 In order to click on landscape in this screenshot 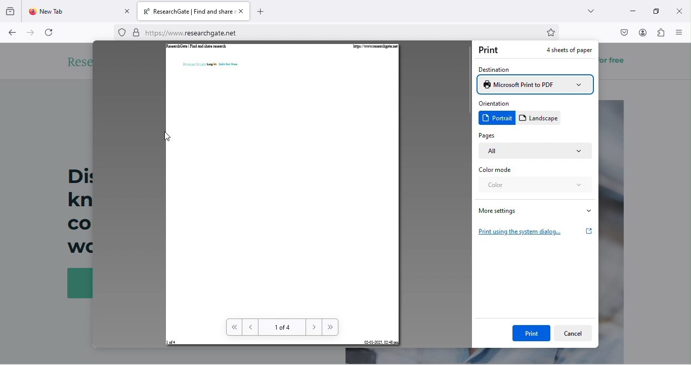, I will do `click(542, 118)`.